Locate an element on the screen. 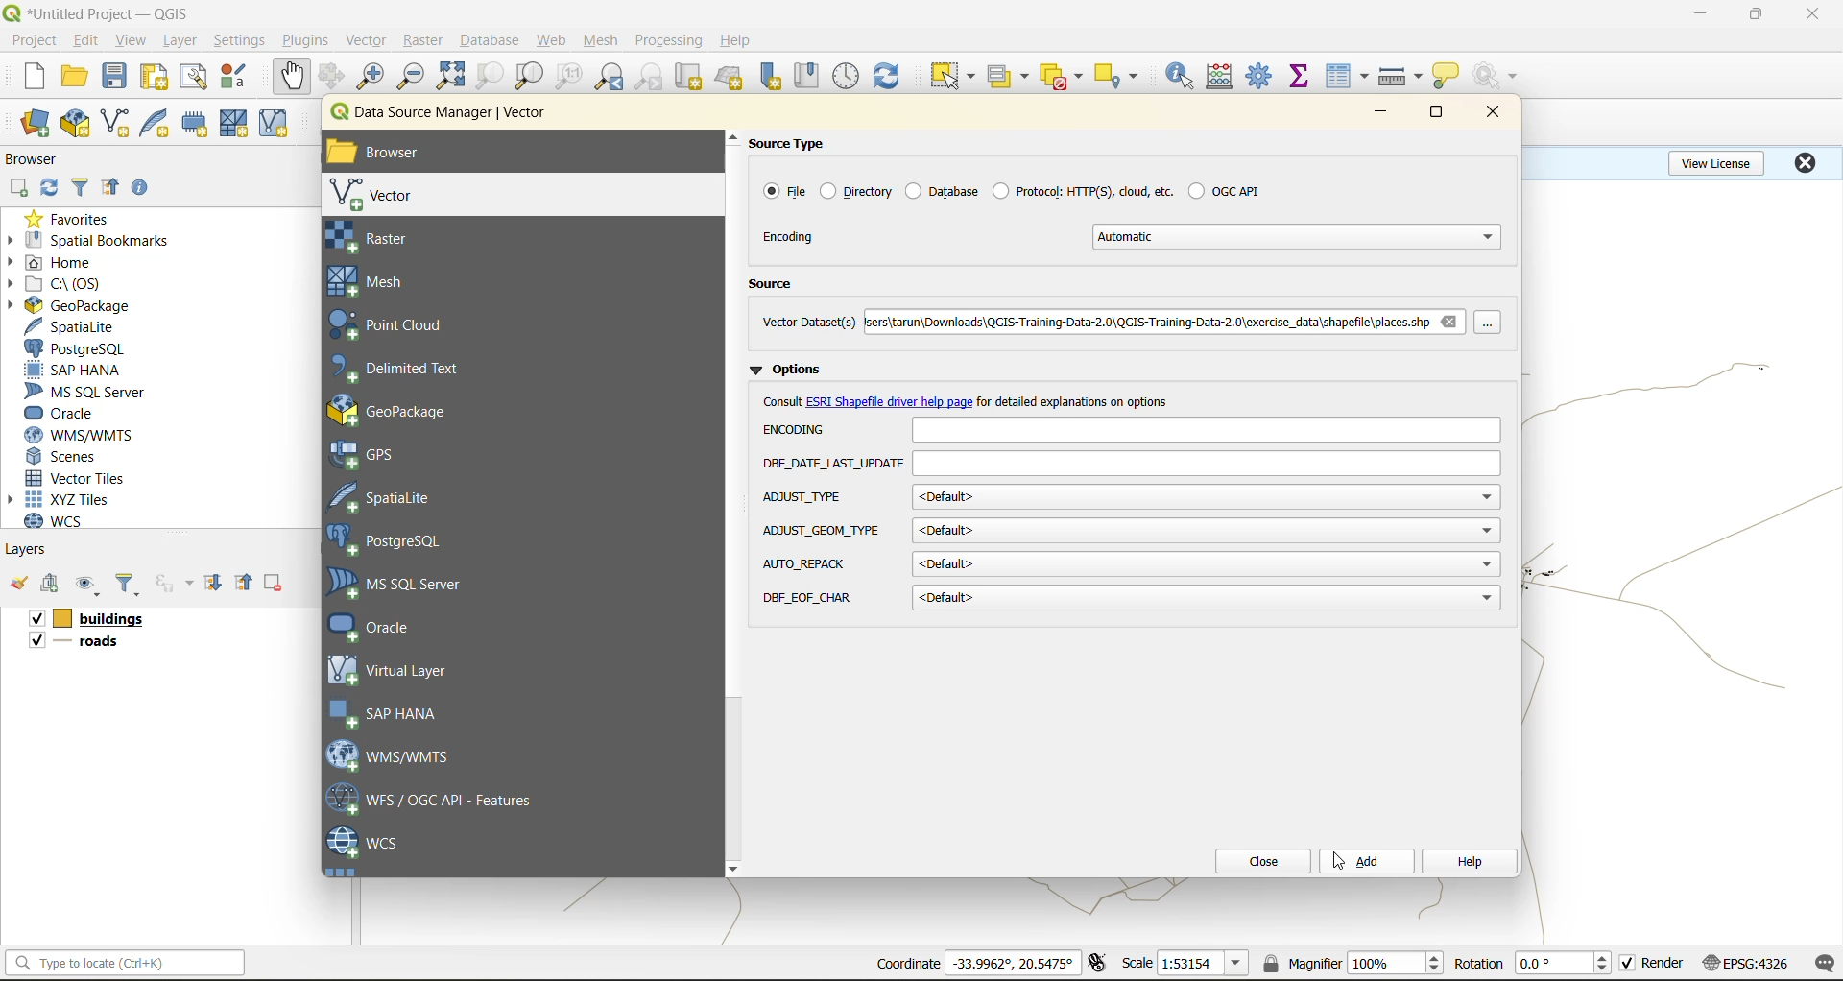 Image resolution: width=1843 pixels, height=981 pixels. vector dataset is located at coordinates (1145, 320).